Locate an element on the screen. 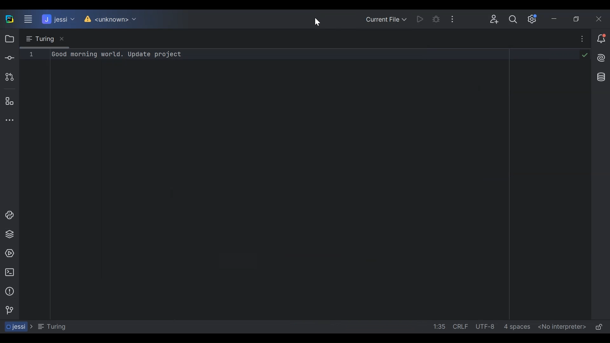 The width and height of the screenshot is (610, 343). No interpreters is located at coordinates (561, 327).